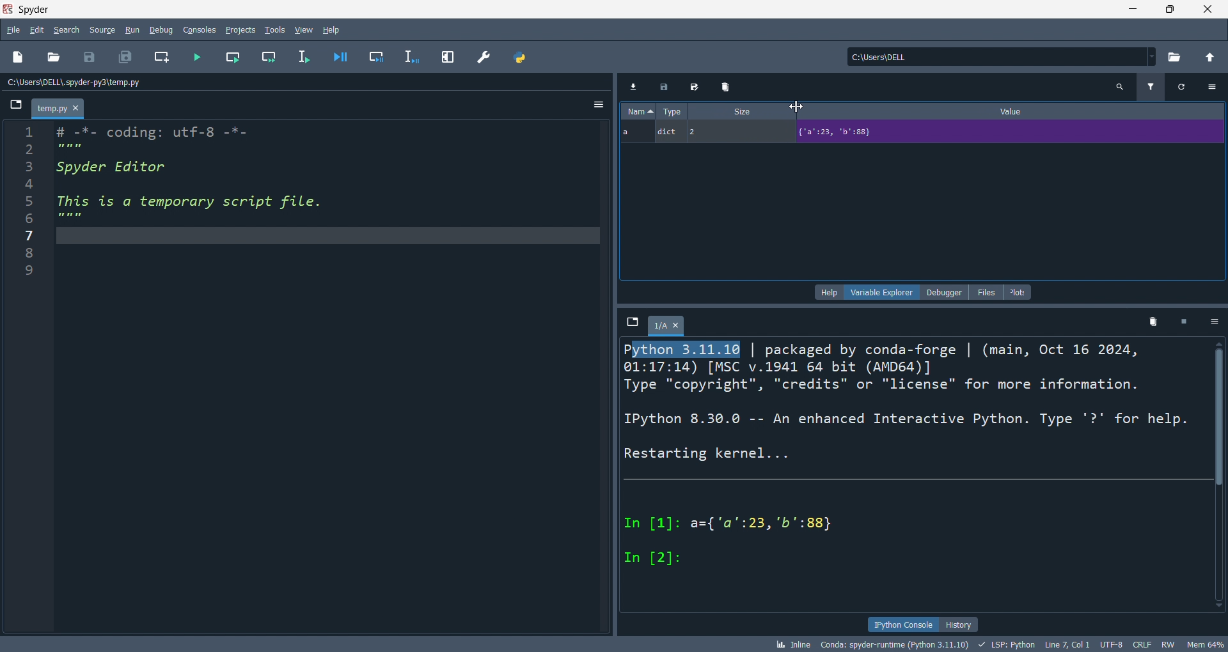  Describe the element at coordinates (379, 55) in the screenshot. I see `debug cell` at that location.